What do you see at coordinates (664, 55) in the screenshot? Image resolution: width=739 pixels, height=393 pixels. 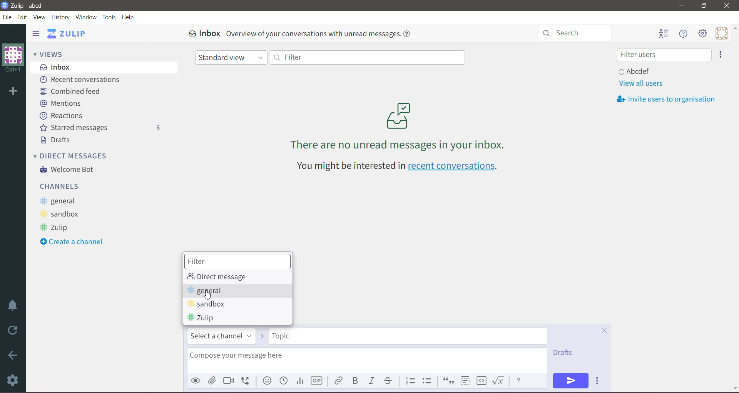 I see `Filter users` at bounding box center [664, 55].